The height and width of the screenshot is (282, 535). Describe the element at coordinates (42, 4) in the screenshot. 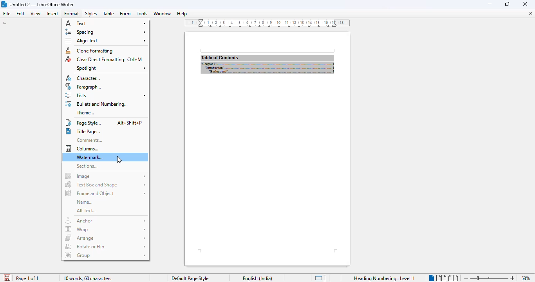

I see `title` at that location.